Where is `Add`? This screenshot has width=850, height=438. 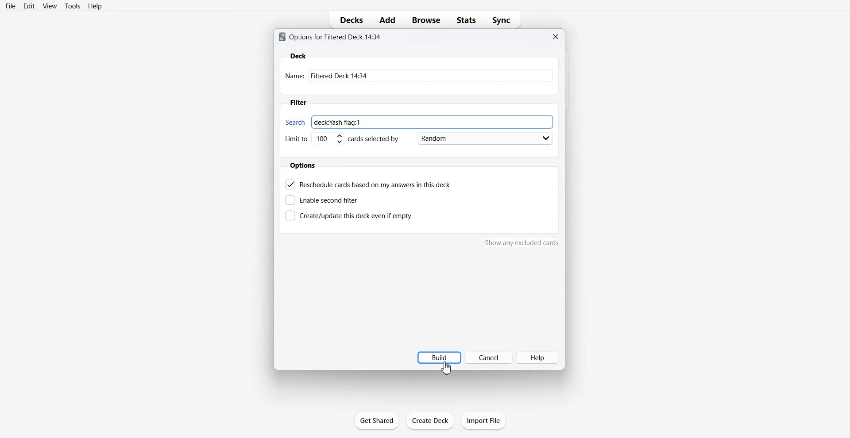 Add is located at coordinates (387, 20).